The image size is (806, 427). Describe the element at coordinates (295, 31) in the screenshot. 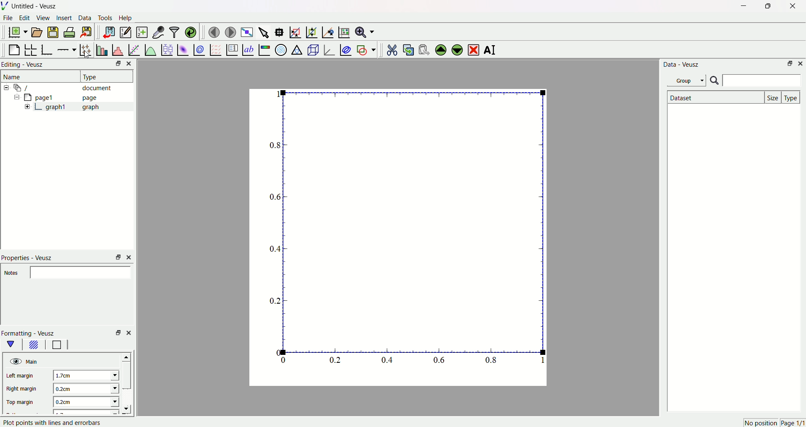

I see `draw rectangle on zoom graph axes` at that location.